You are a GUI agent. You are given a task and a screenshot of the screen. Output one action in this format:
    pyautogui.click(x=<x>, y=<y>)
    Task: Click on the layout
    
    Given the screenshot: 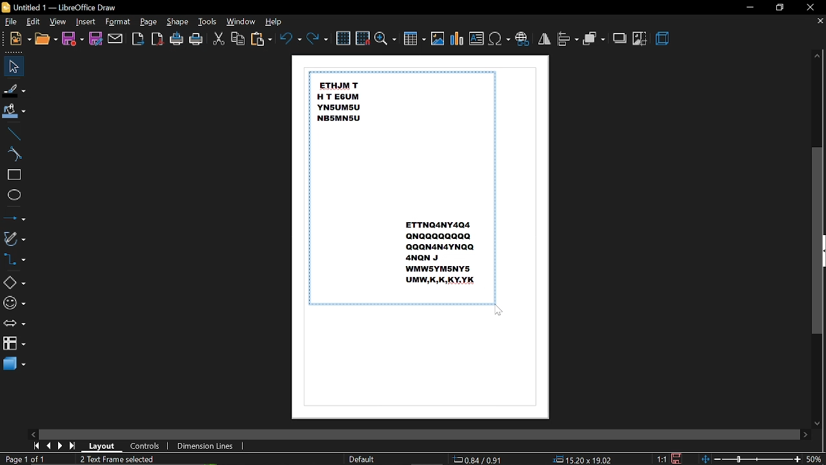 What is the action you would take?
    pyautogui.click(x=104, y=446)
    